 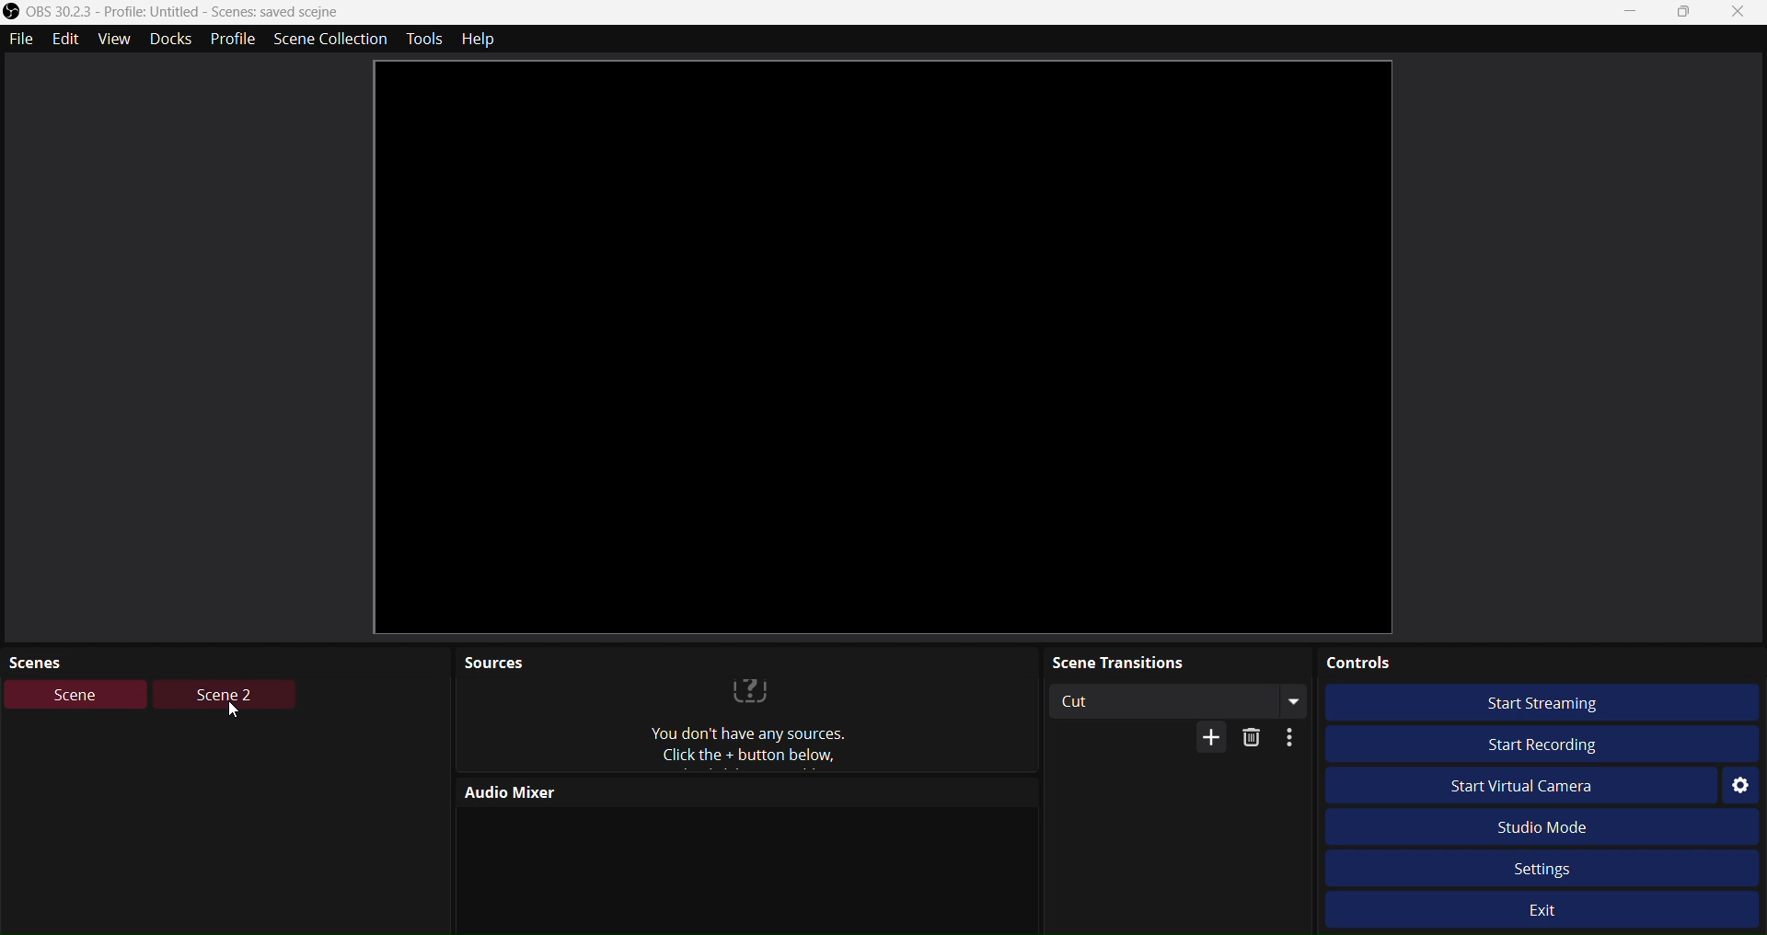 I want to click on Settings, so click(x=1740, y=785).